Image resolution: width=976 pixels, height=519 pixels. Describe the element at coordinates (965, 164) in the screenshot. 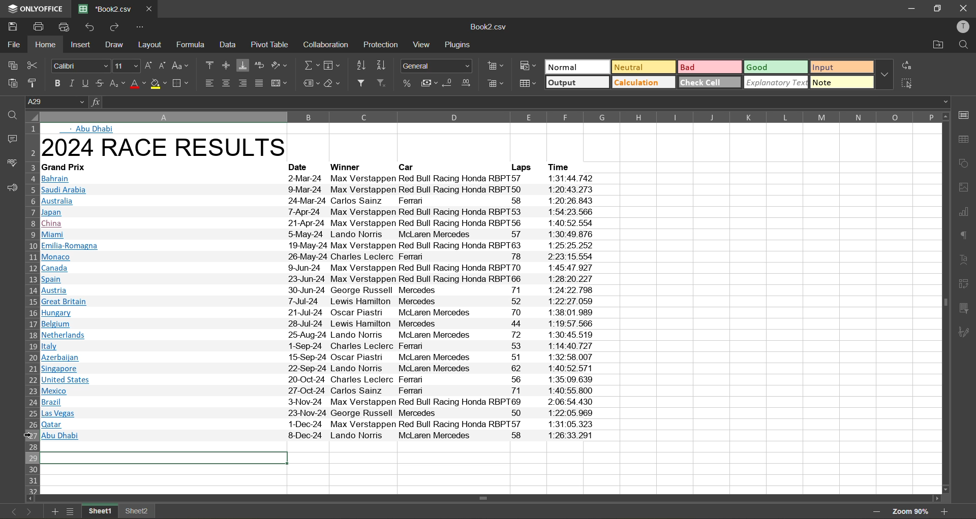

I see `shapes` at that location.